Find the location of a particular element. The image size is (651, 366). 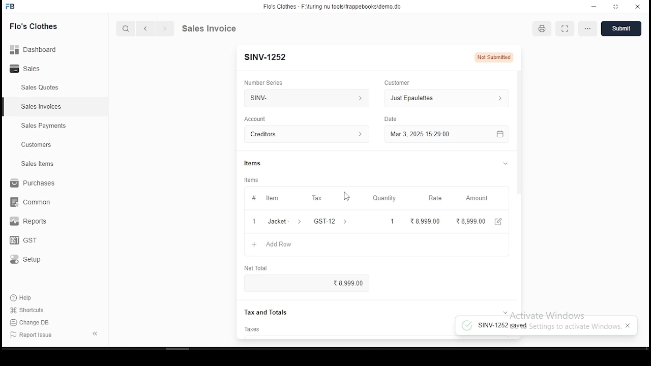

amount is located at coordinates (479, 198).